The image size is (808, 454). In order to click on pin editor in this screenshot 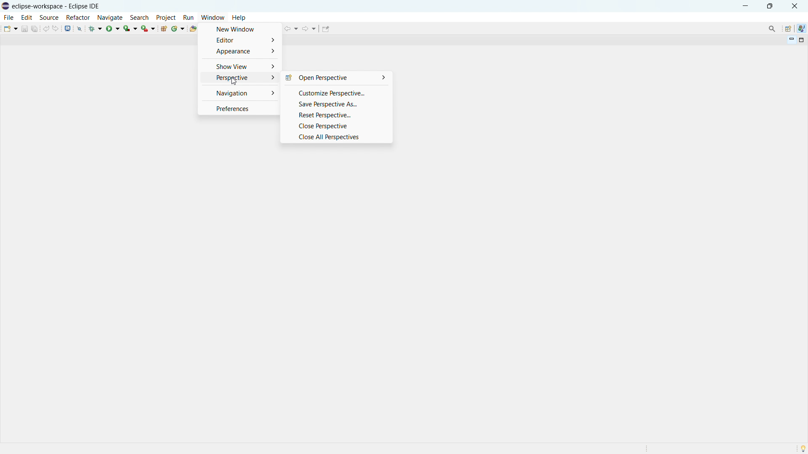, I will do `click(326, 29)`.